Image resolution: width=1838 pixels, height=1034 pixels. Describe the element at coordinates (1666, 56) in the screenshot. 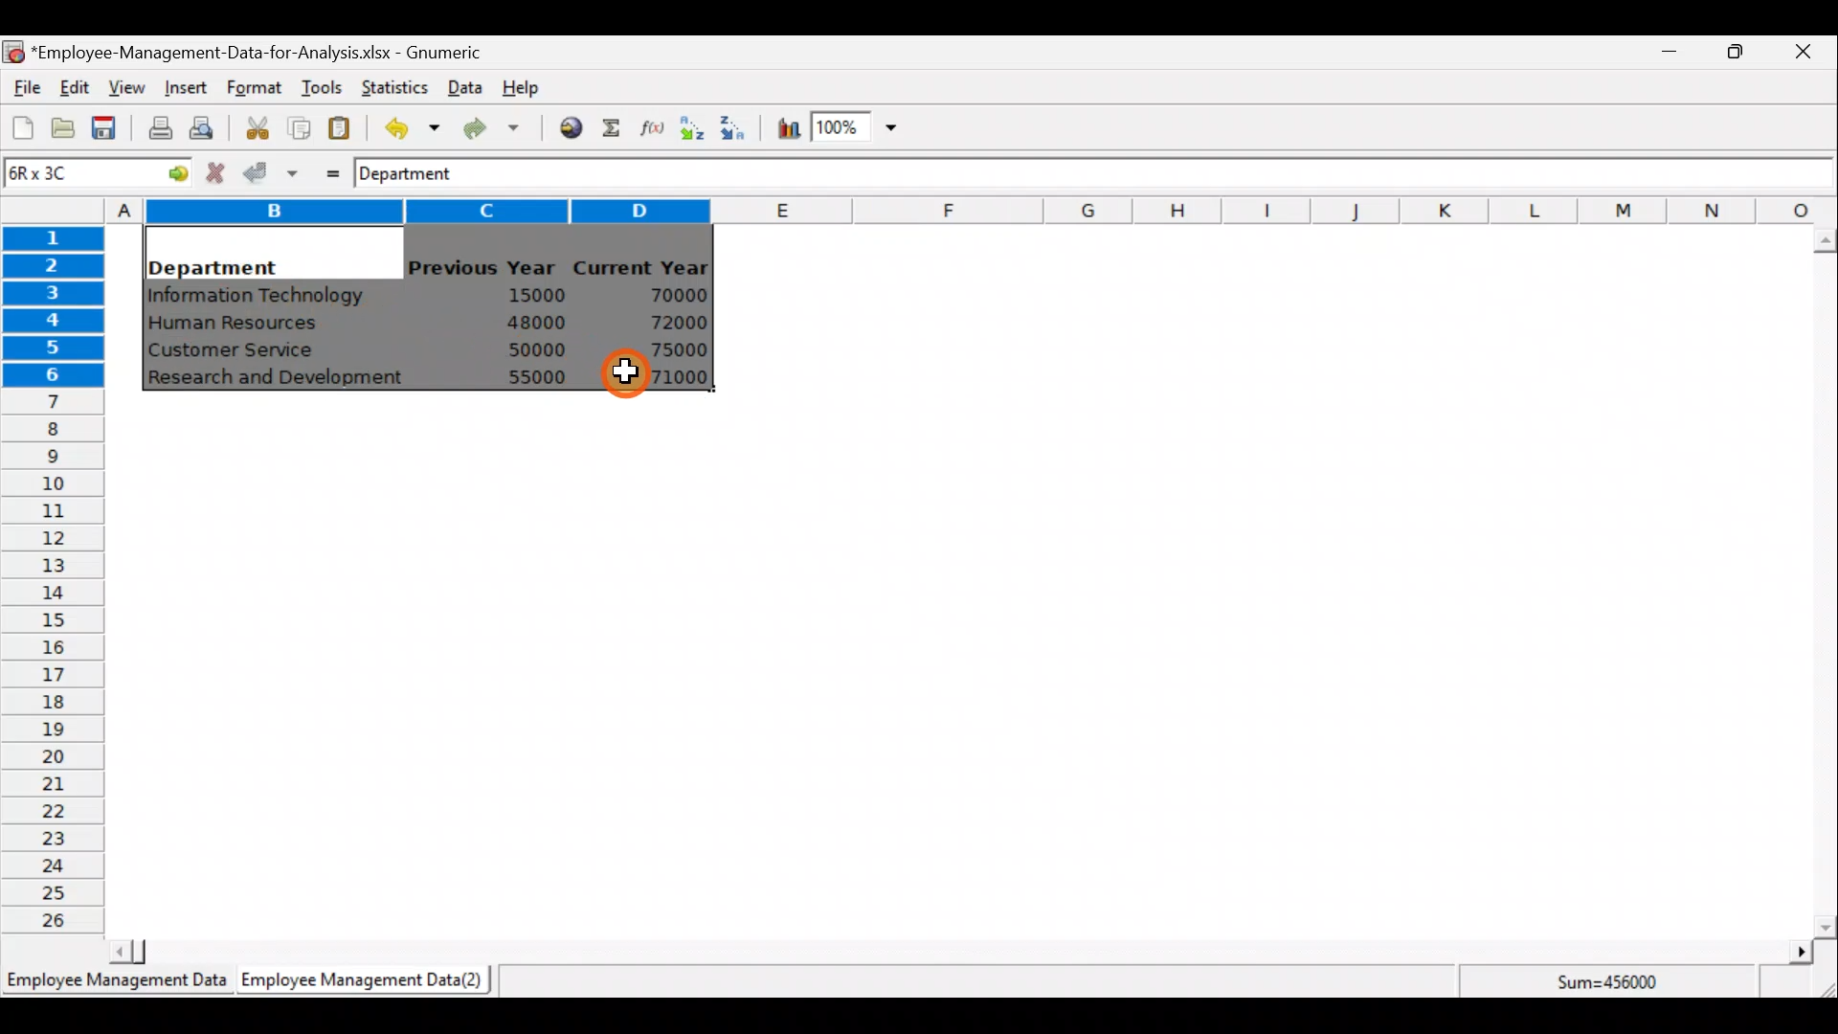

I see `Minimize` at that location.